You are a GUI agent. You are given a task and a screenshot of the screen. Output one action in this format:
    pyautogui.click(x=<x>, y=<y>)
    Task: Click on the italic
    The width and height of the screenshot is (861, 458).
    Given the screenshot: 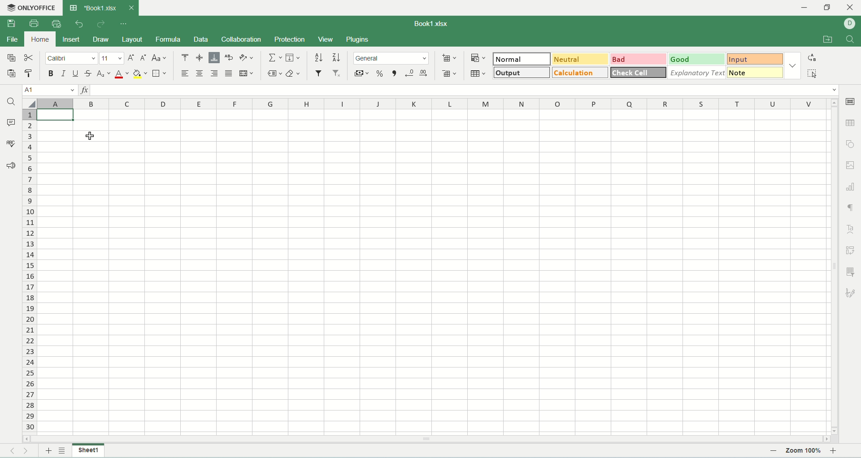 What is the action you would take?
    pyautogui.click(x=63, y=74)
    